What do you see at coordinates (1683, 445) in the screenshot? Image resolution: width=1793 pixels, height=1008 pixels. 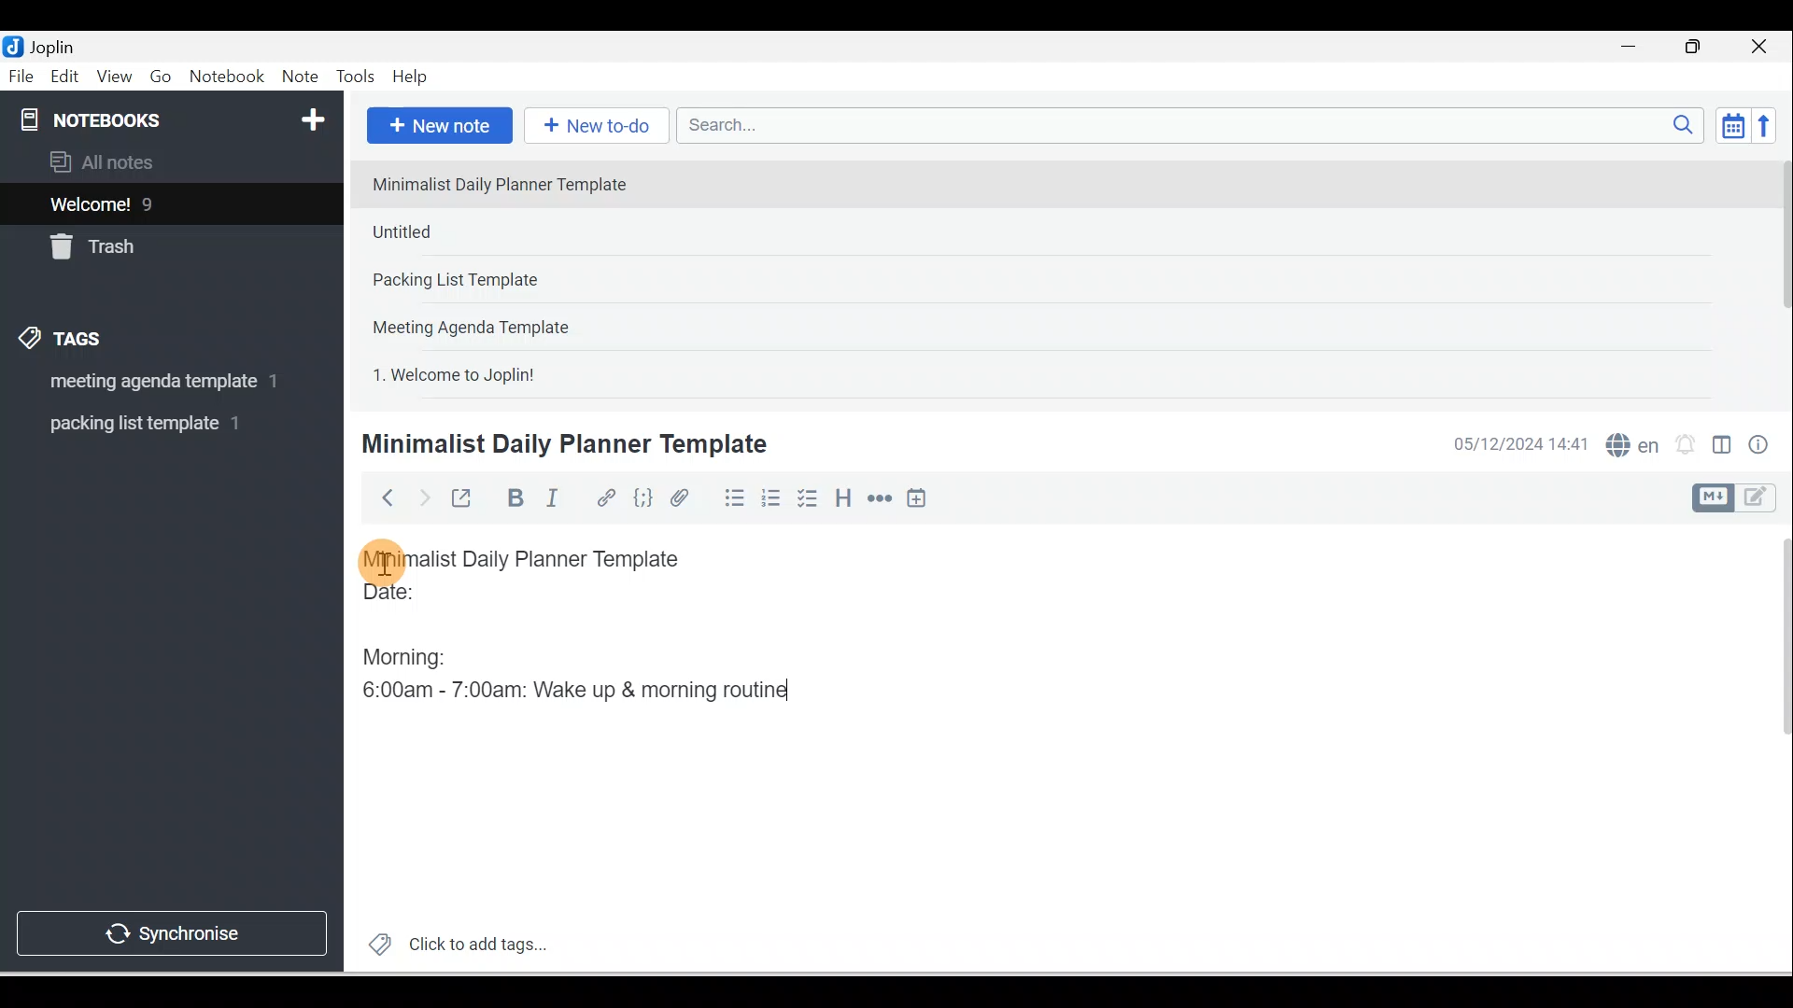 I see `Set alarm` at bounding box center [1683, 445].